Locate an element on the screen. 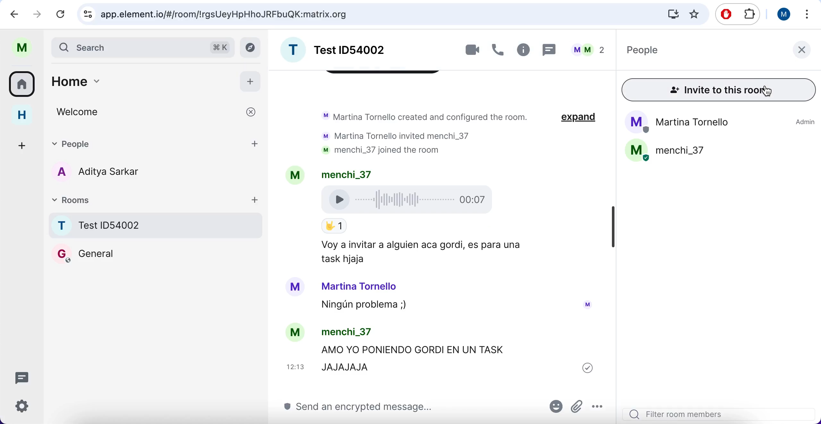 Image resolution: width=821 pixels, height=424 pixels. invite to this room is located at coordinates (719, 91).